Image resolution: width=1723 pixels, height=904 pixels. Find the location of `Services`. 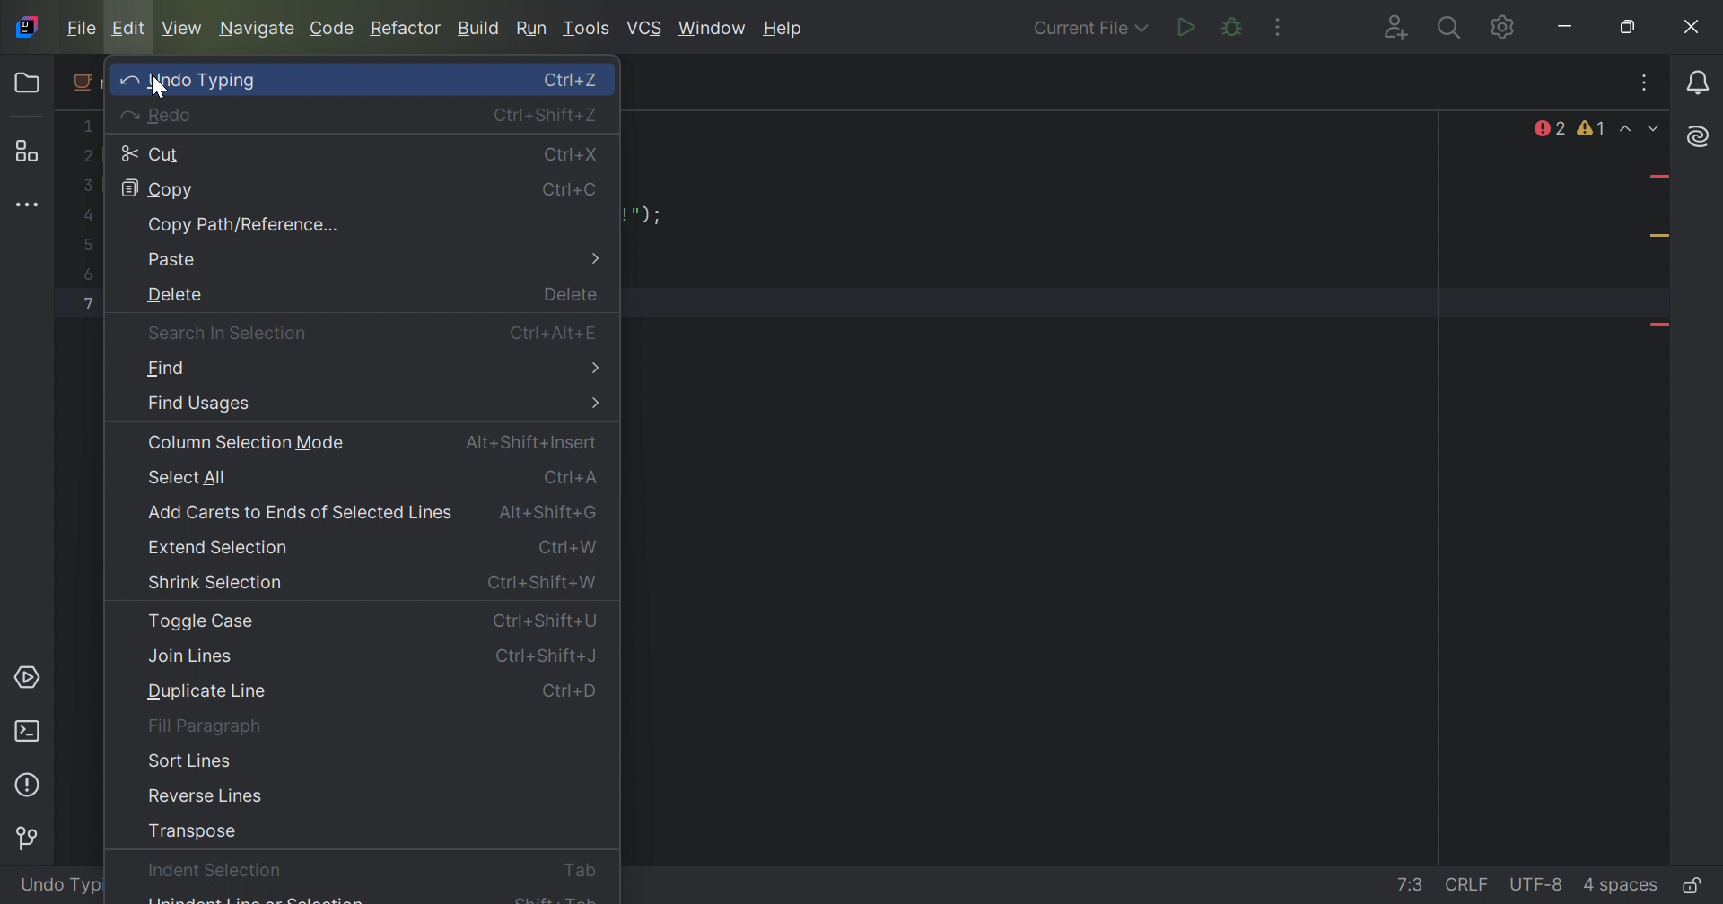

Services is located at coordinates (31, 678).